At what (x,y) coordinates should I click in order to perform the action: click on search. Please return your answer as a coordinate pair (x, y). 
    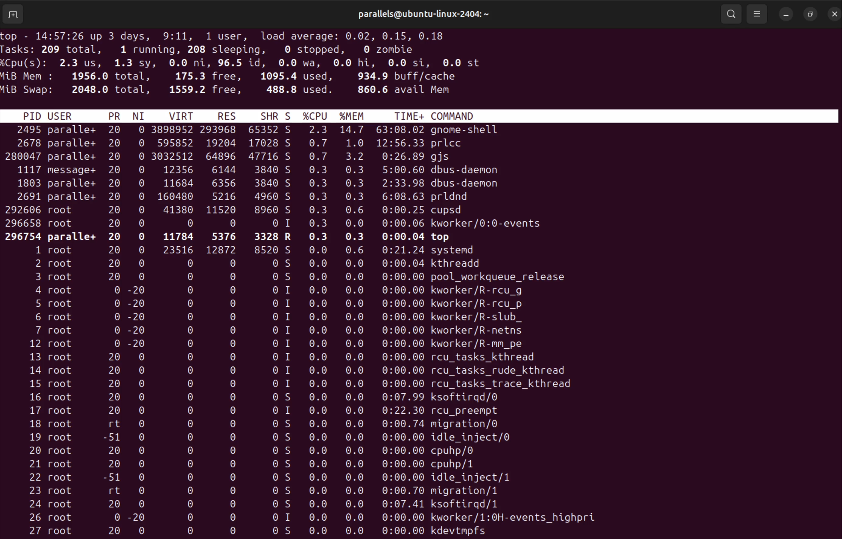
    Looking at the image, I should click on (732, 13).